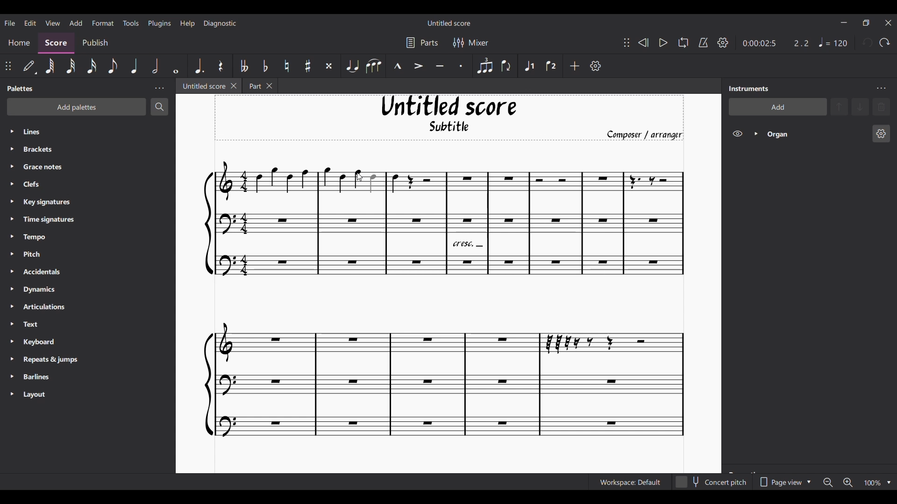  Describe the element at coordinates (265, 66) in the screenshot. I see `Toggle flat` at that location.